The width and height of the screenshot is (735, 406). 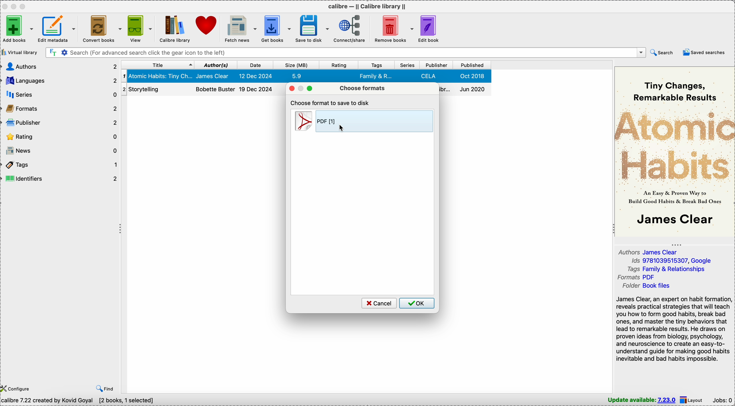 What do you see at coordinates (666, 269) in the screenshot?
I see `tags Family & Relationships` at bounding box center [666, 269].